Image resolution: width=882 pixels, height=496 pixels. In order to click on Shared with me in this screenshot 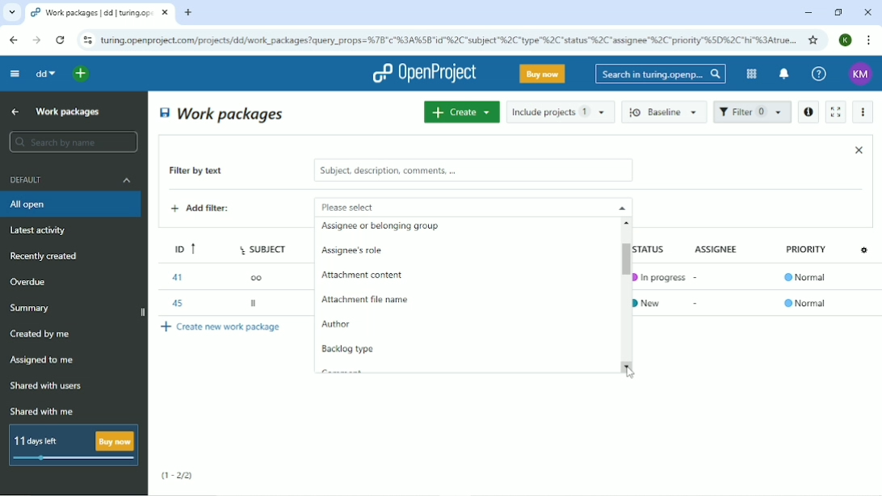, I will do `click(44, 411)`.